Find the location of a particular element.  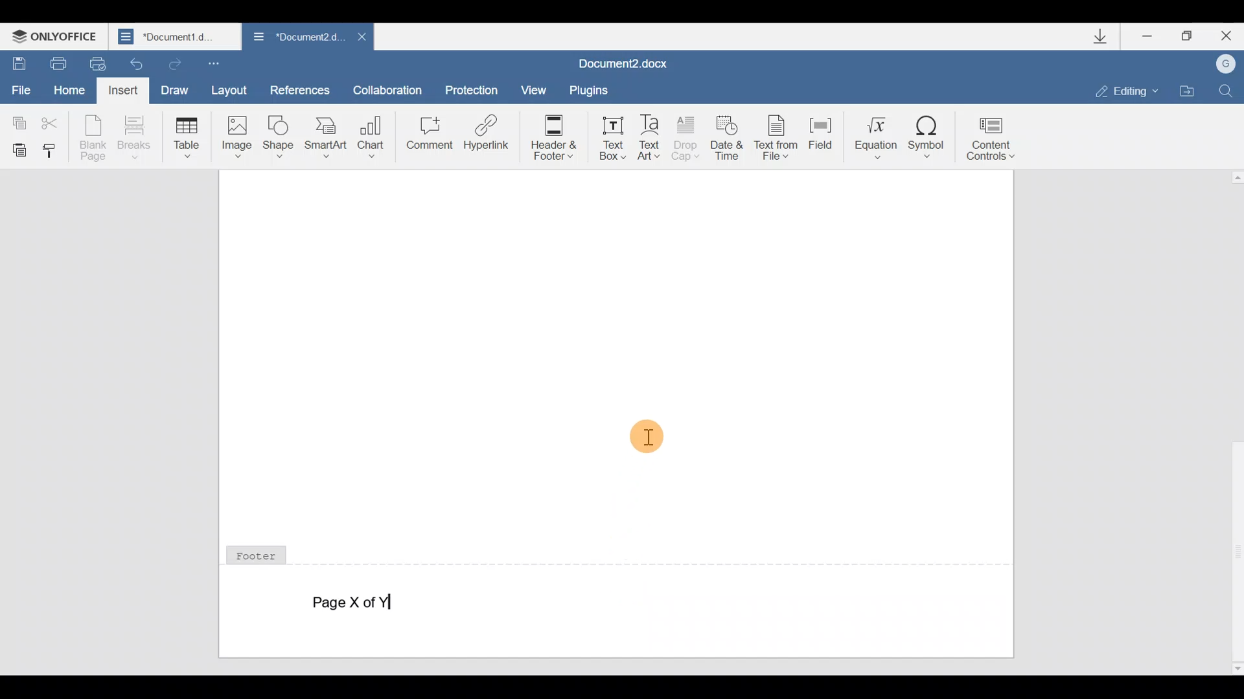

Drop cap is located at coordinates (689, 137).